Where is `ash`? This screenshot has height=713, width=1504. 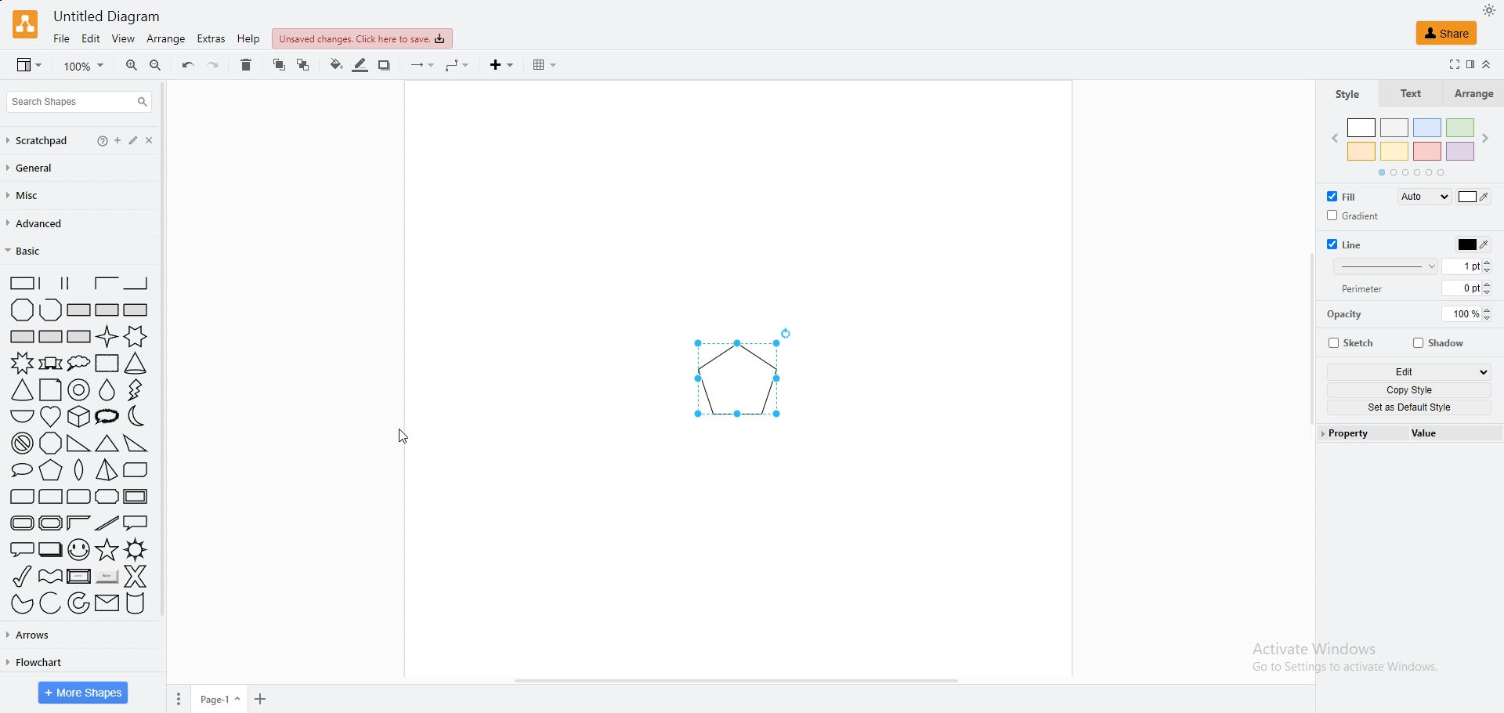
ash is located at coordinates (1396, 128).